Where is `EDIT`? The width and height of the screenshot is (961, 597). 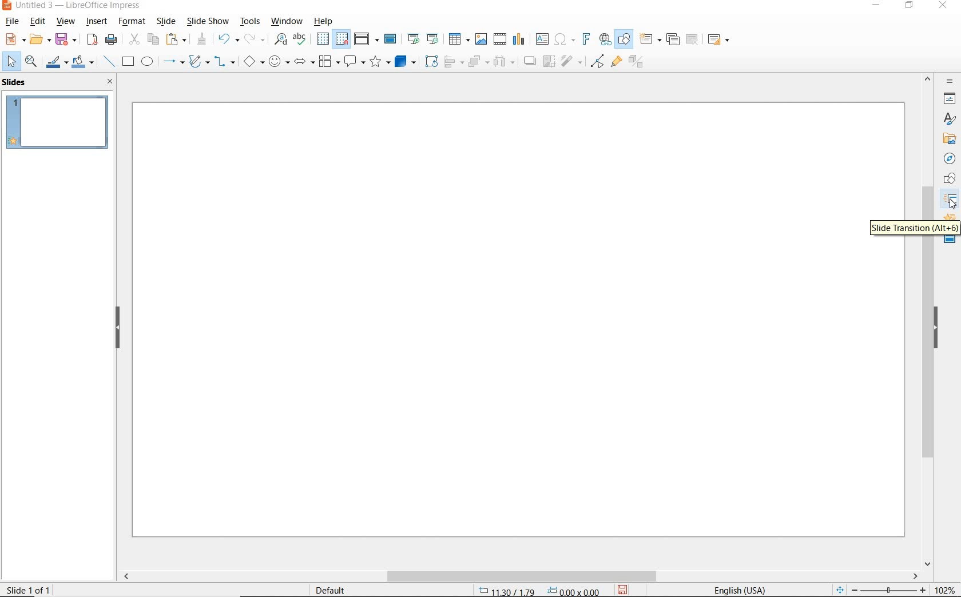
EDIT is located at coordinates (37, 23).